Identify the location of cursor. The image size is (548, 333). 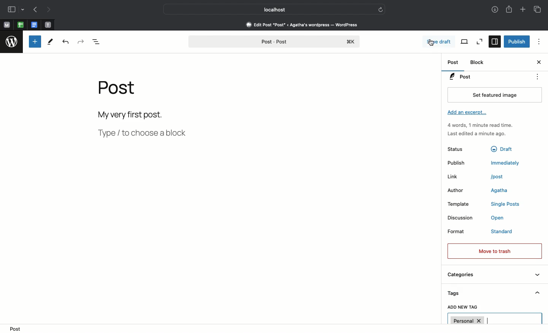
(430, 40).